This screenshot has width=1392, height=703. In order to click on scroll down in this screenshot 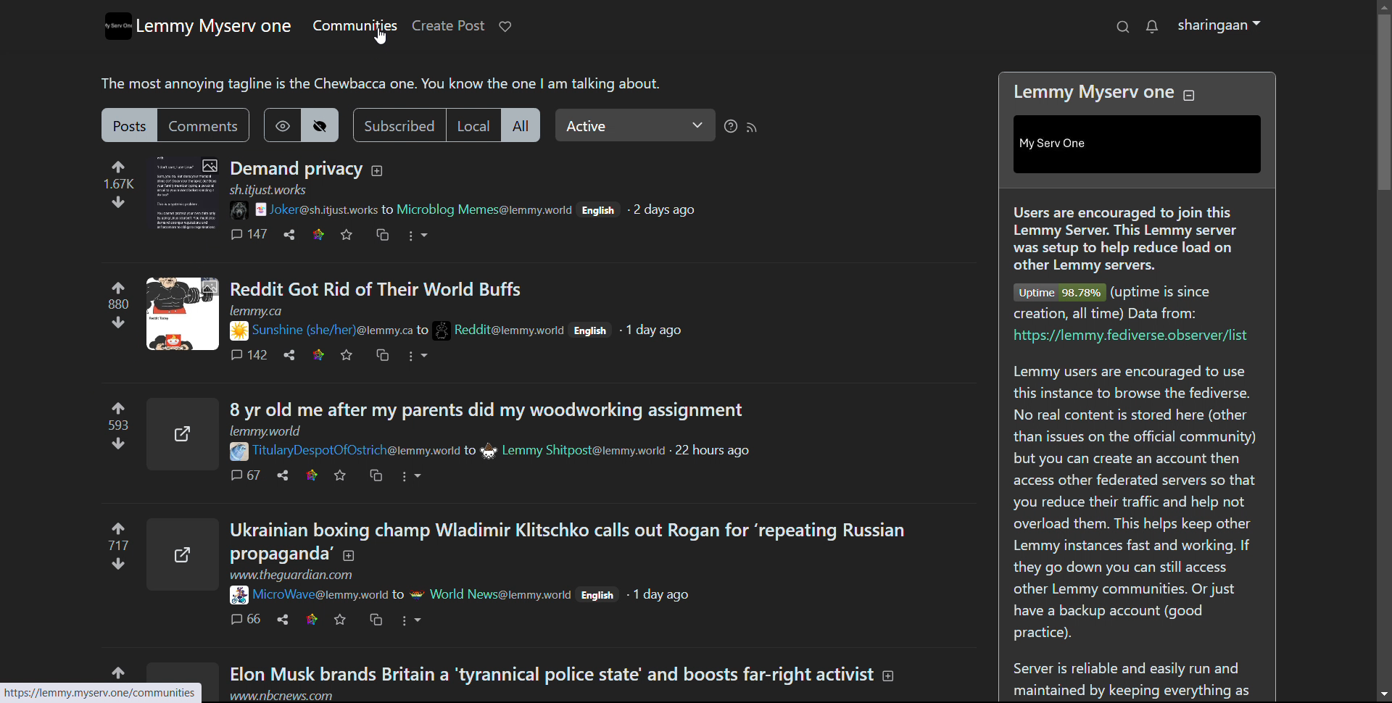, I will do `click(1383, 694)`.